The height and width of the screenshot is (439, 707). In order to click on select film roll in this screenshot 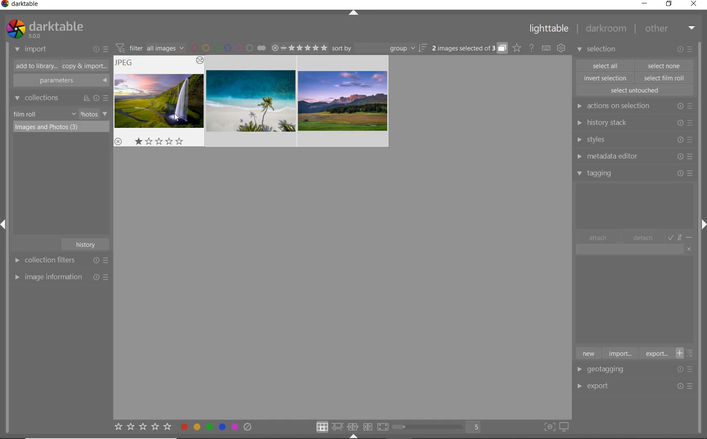, I will do `click(664, 77)`.